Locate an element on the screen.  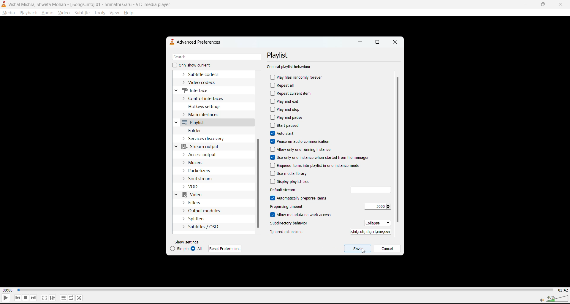
automatically preparse items is located at coordinates (299, 198).